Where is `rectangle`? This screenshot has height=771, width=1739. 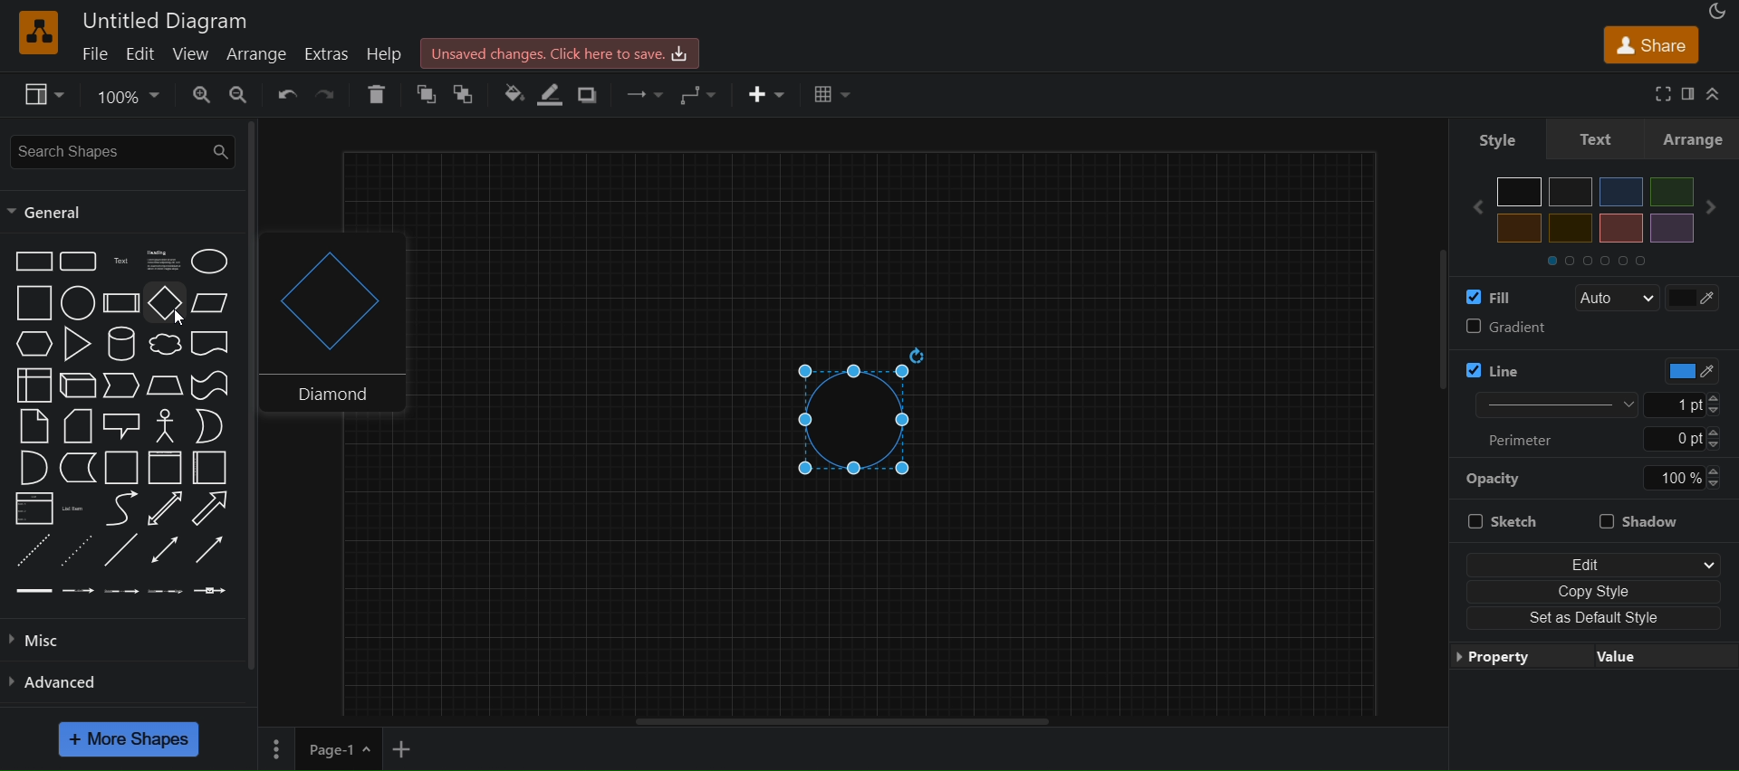 rectangle is located at coordinates (33, 260).